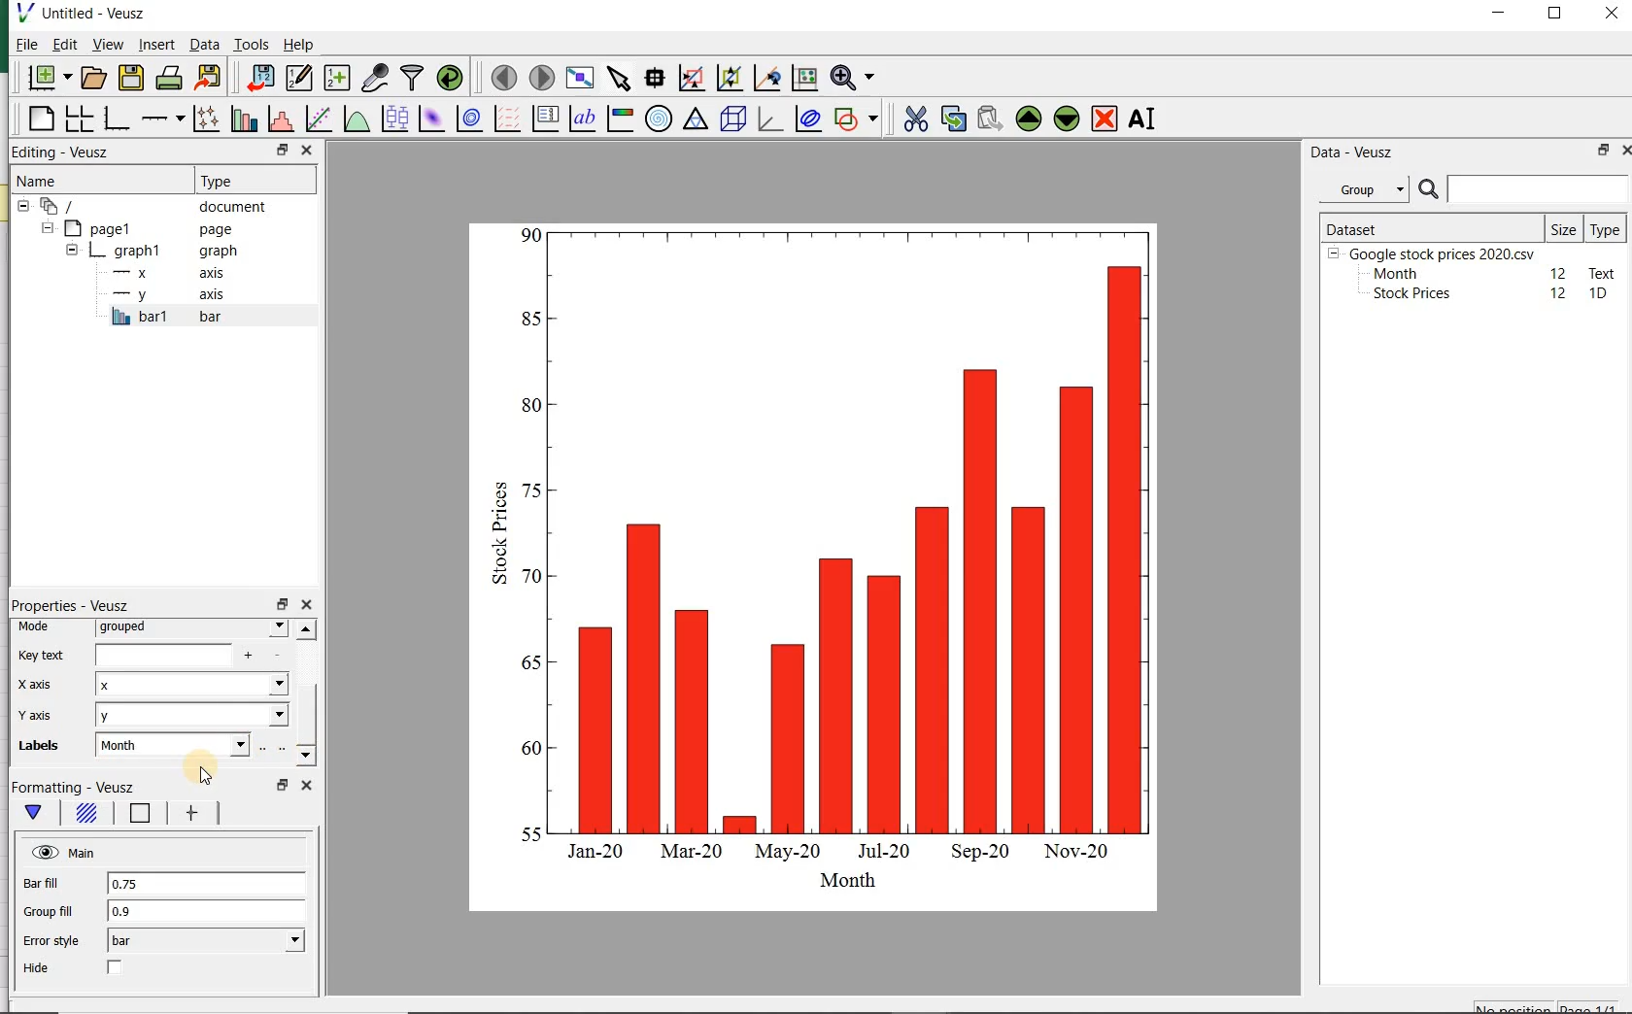 This screenshot has width=1632, height=1014. What do you see at coordinates (653, 79) in the screenshot?
I see `read data points on the graph` at bounding box center [653, 79].